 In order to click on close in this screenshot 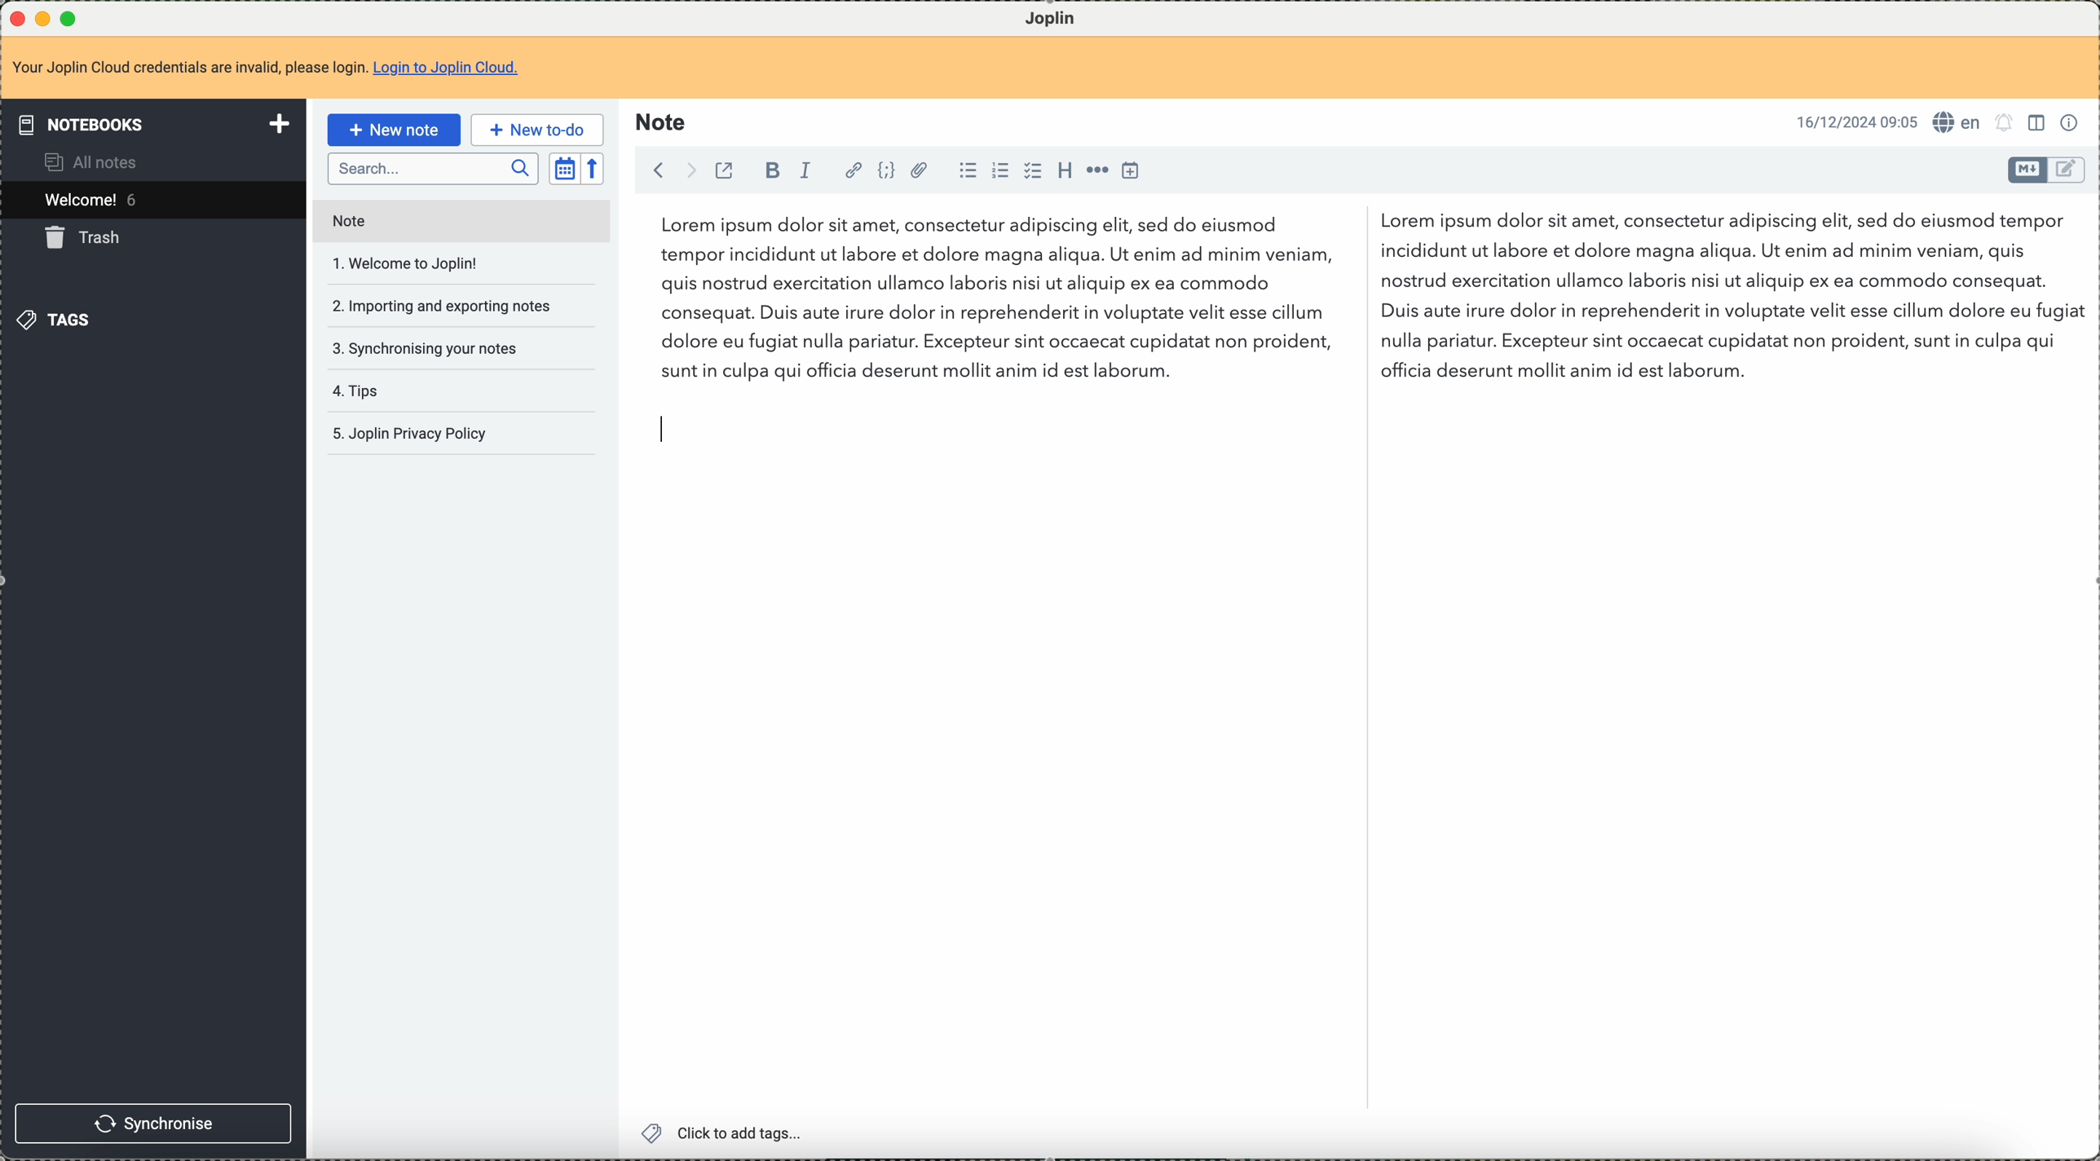, I will do `click(15, 15)`.